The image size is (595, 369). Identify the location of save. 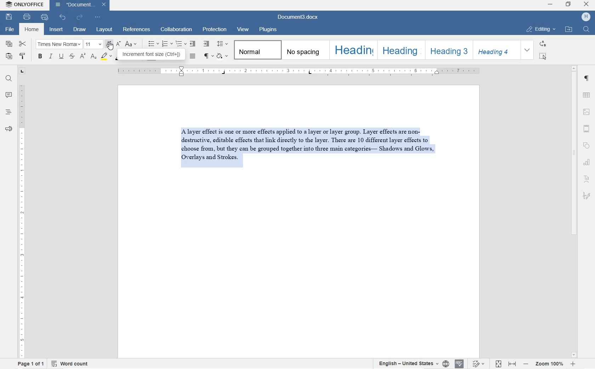
(8, 17).